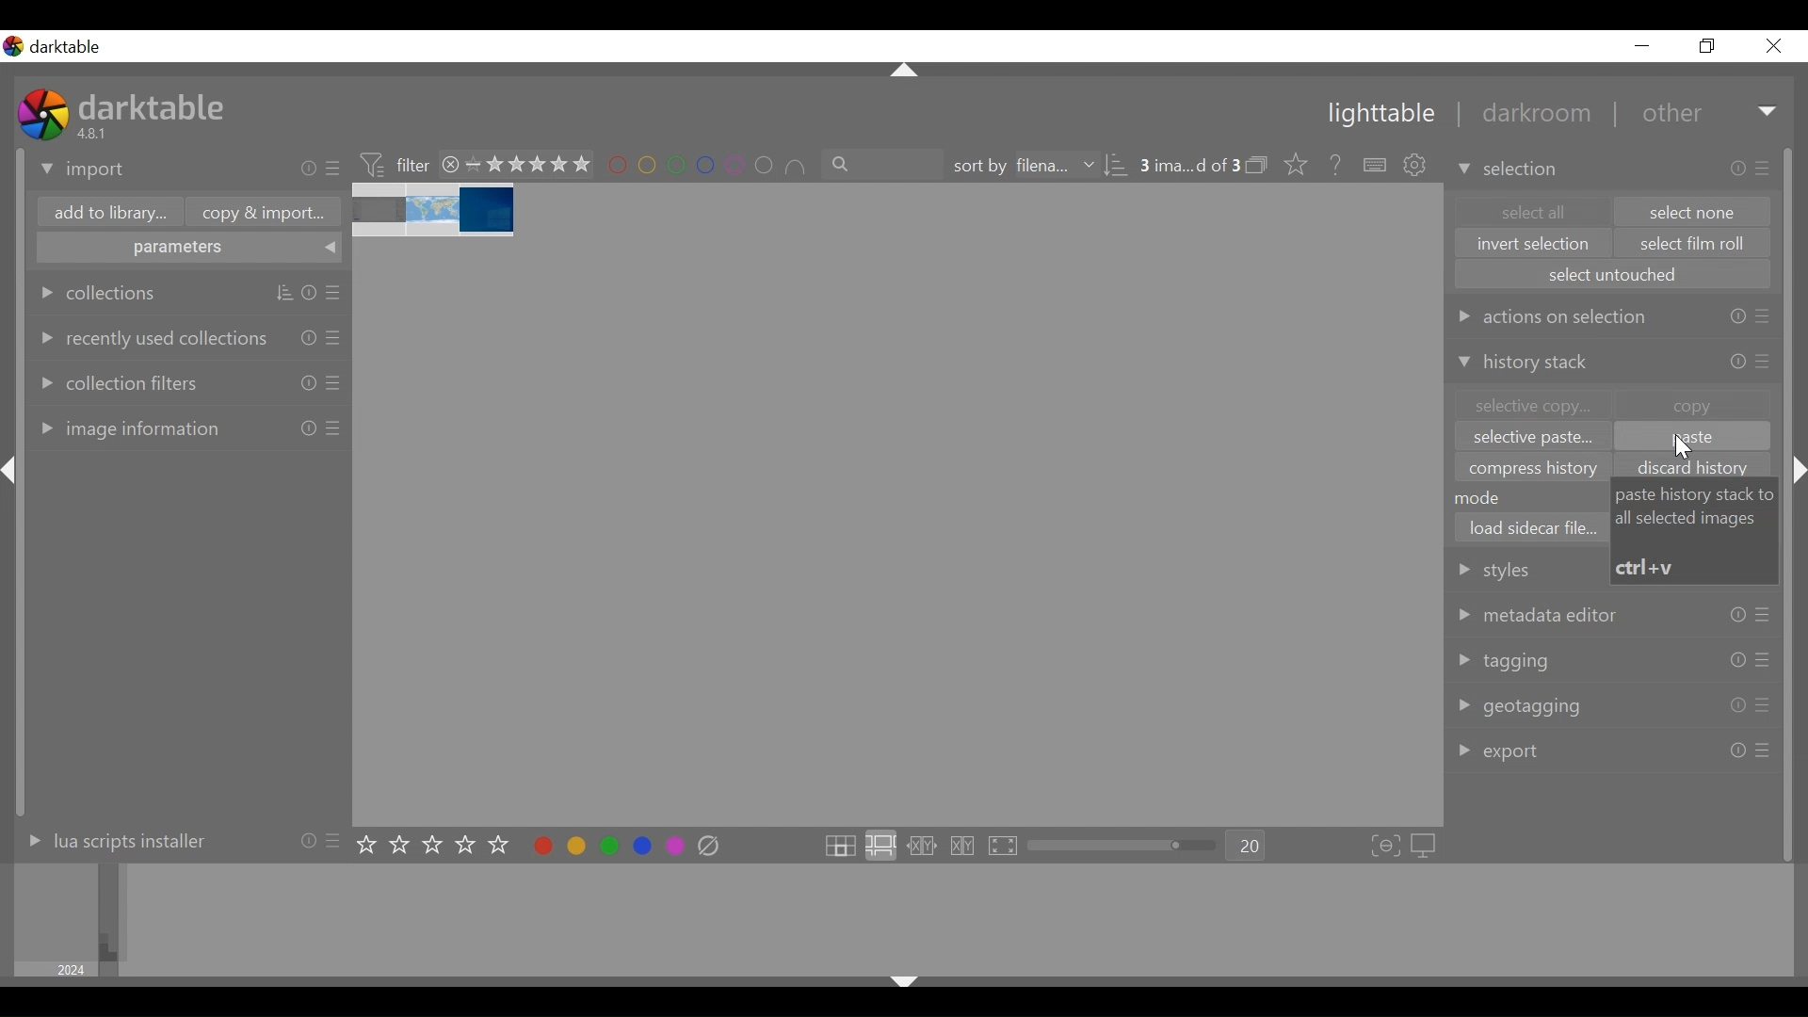 This screenshot has height=1017, width=1808. I want to click on set display profile, so click(1426, 846).